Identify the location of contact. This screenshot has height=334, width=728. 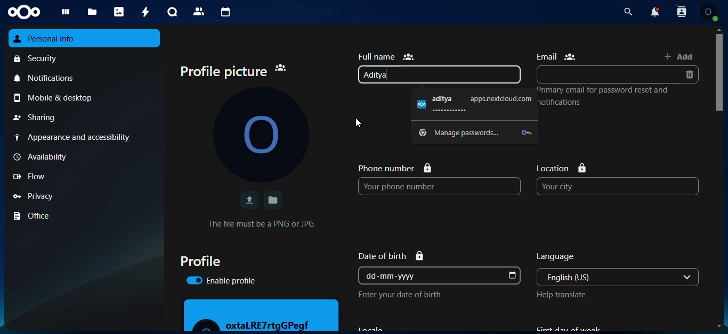
(681, 12).